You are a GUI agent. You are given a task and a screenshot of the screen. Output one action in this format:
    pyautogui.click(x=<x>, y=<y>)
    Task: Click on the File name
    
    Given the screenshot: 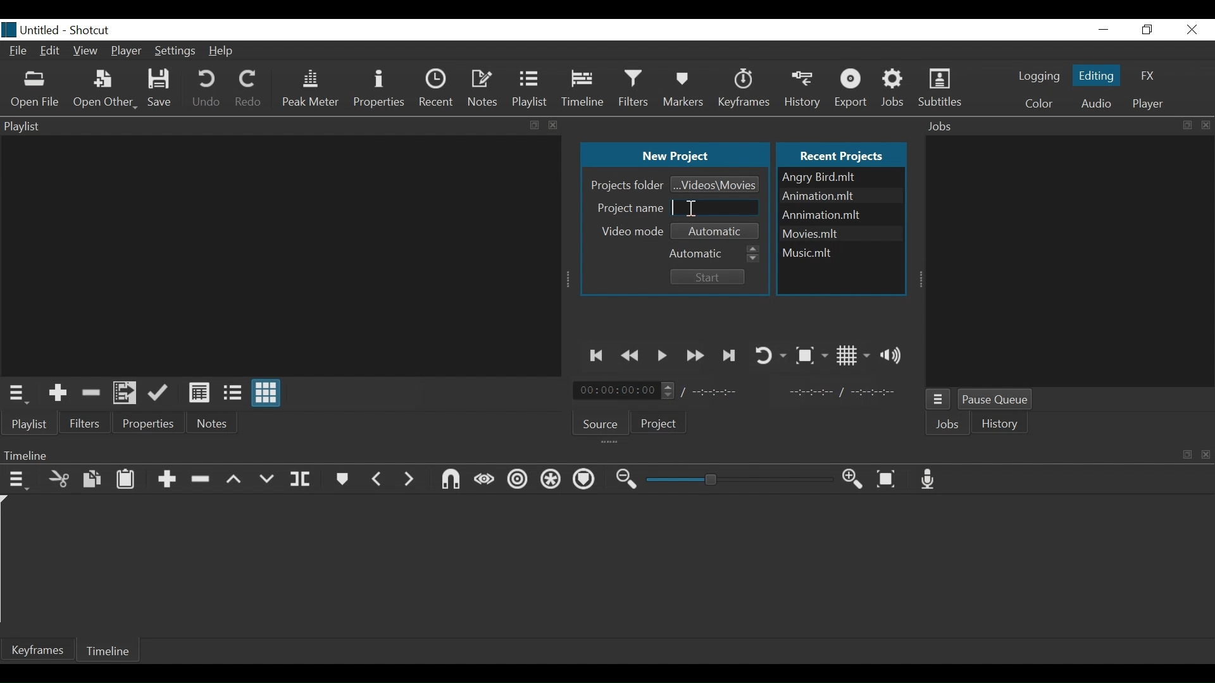 What is the action you would take?
    pyautogui.click(x=841, y=232)
    